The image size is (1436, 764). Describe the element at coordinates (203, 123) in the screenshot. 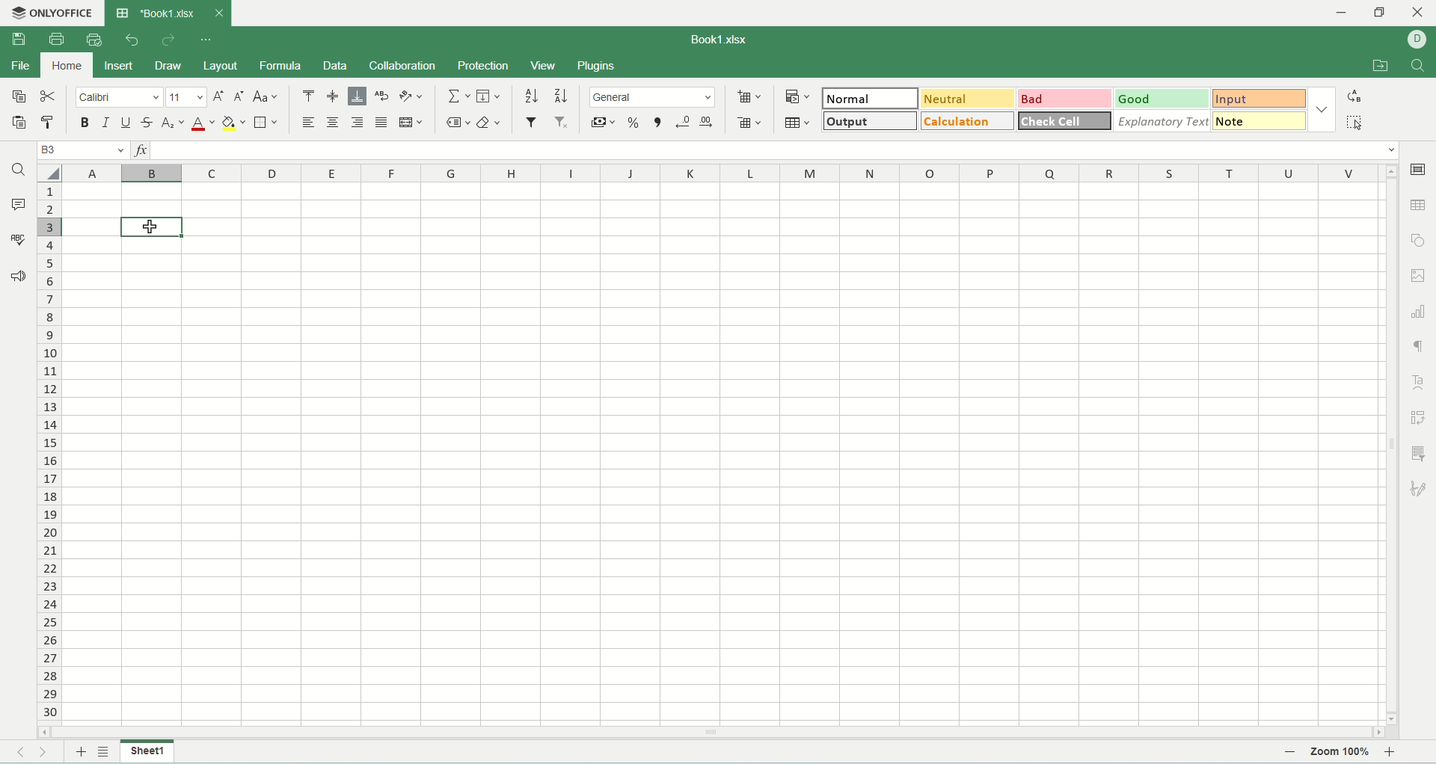

I see `font color` at that location.